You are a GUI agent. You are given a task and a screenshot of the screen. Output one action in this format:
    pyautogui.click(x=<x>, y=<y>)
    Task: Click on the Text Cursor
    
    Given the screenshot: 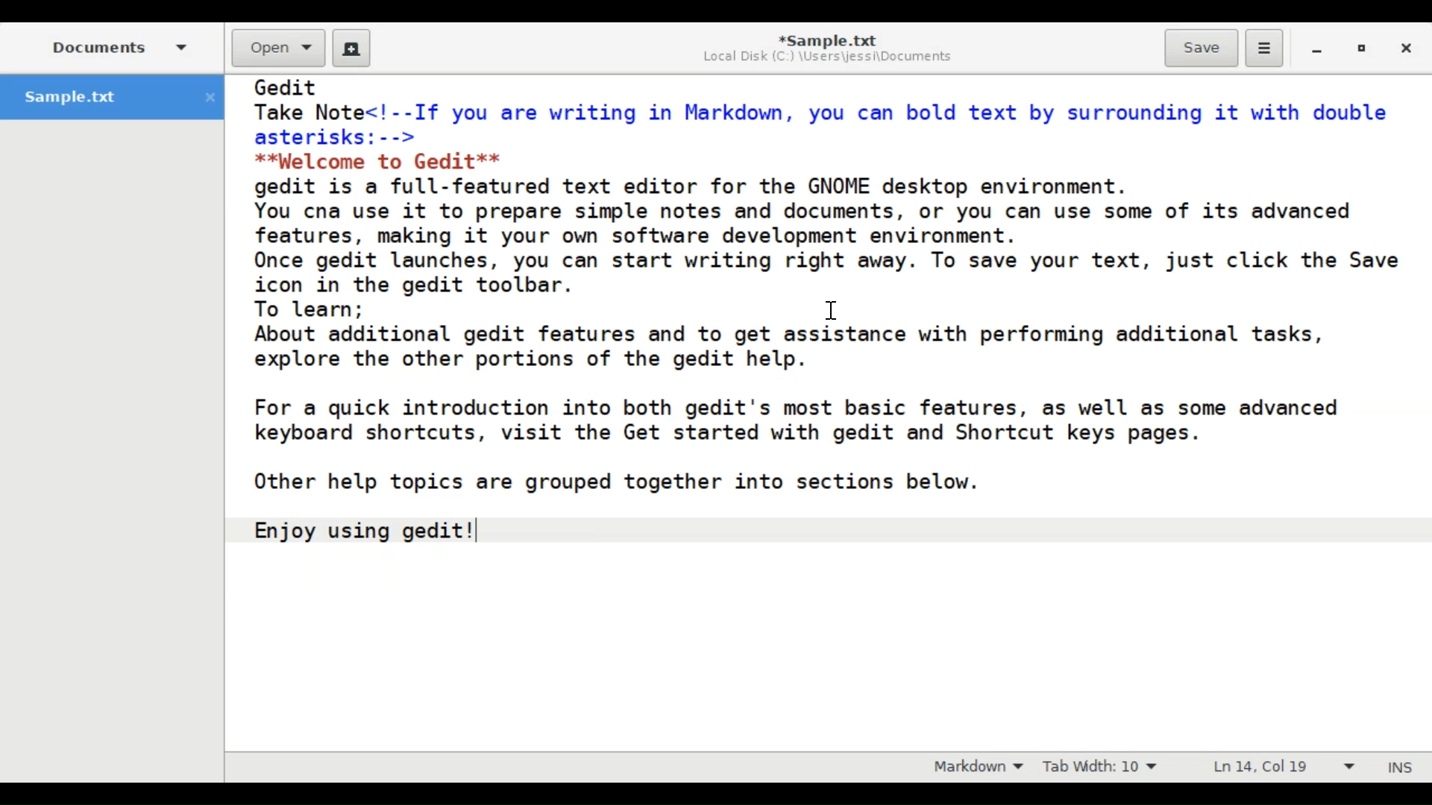 What is the action you would take?
    pyautogui.click(x=831, y=312)
    